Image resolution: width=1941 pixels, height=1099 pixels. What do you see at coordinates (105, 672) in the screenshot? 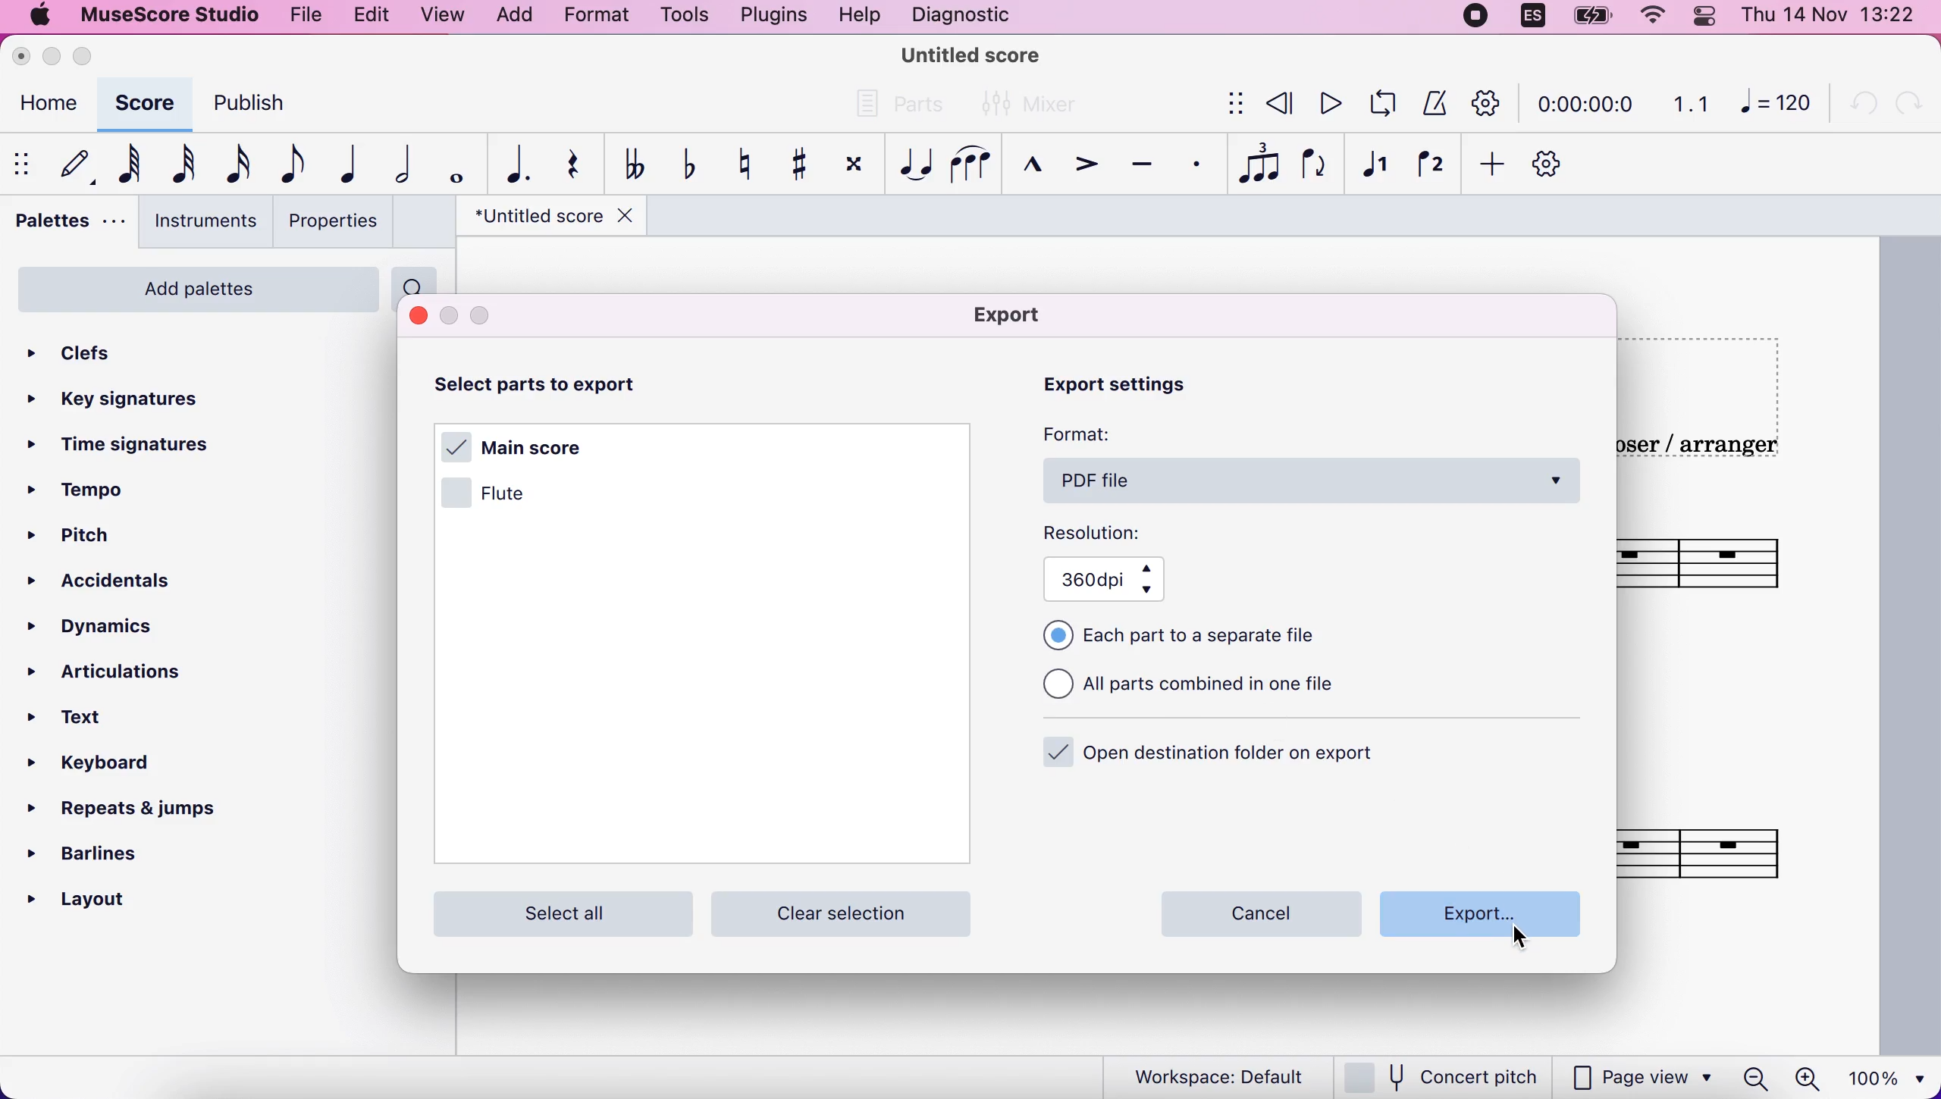
I see `articulations` at bounding box center [105, 672].